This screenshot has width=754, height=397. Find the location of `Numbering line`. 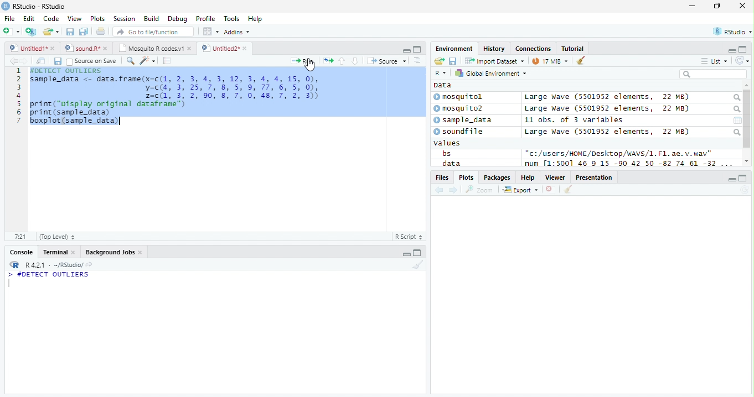

Numbering line is located at coordinates (19, 96).